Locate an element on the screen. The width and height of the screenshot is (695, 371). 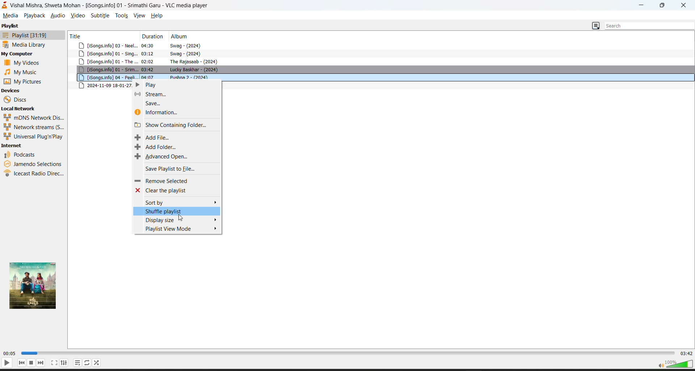
swag-2024 is located at coordinates (188, 45).